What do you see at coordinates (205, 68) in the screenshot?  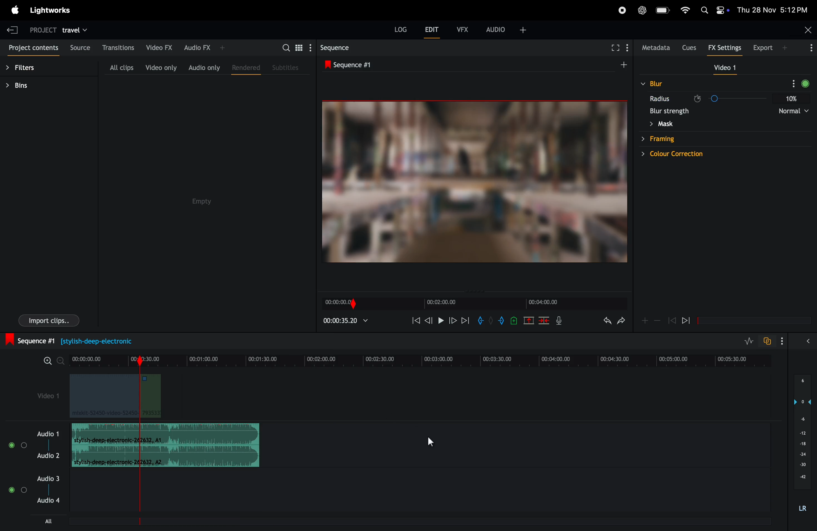 I see `audio only` at bounding box center [205, 68].